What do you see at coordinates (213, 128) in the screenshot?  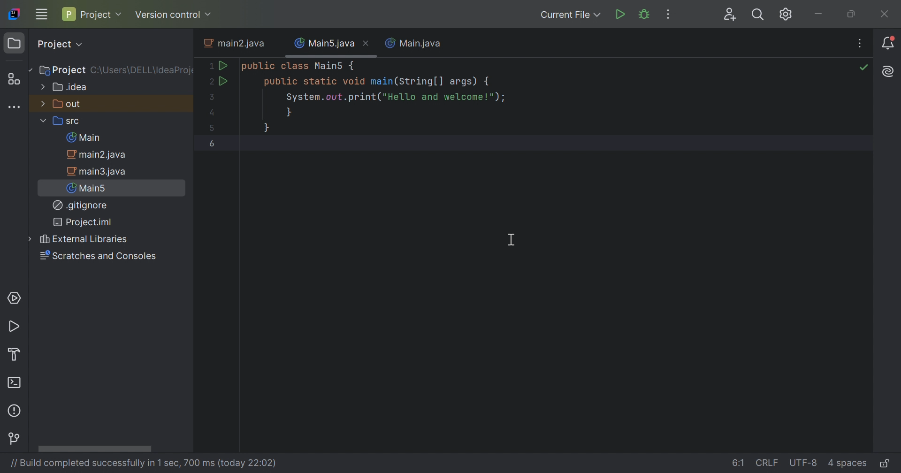 I see `5` at bounding box center [213, 128].